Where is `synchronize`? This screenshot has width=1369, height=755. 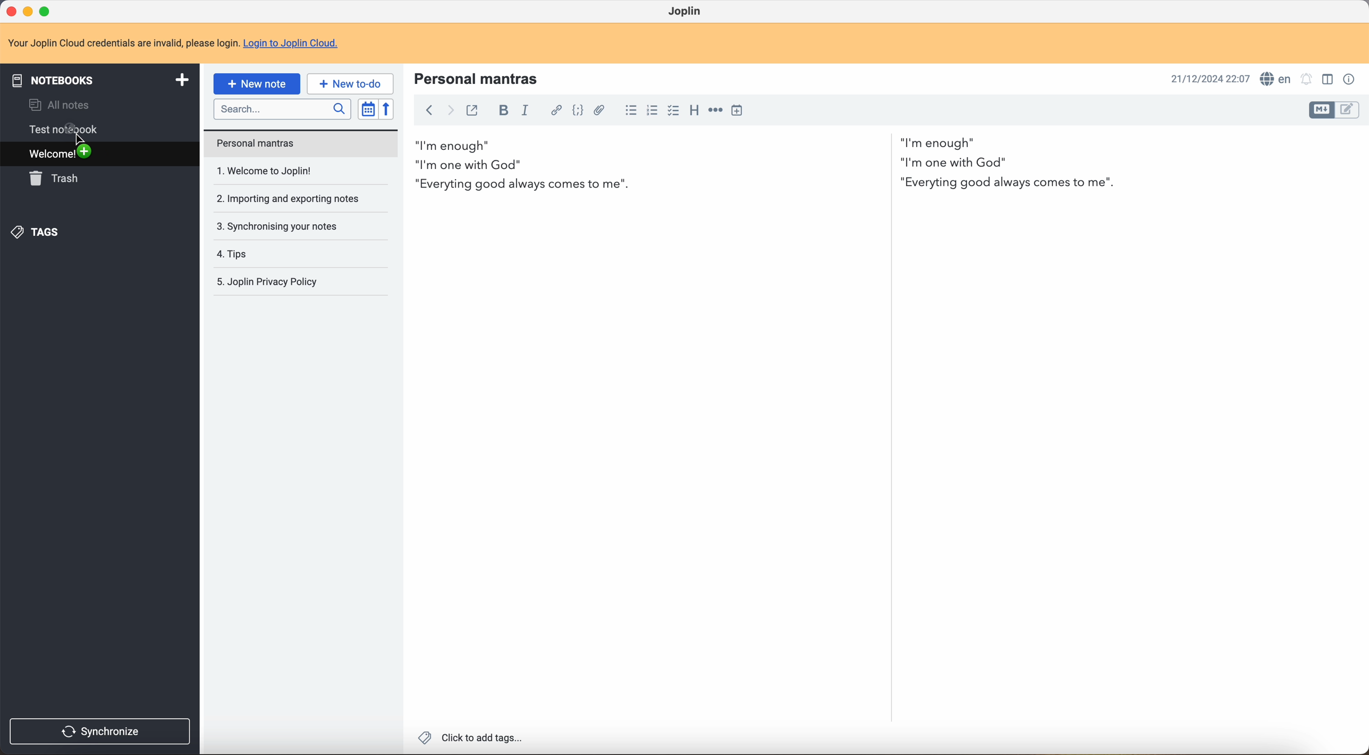
synchronize is located at coordinates (100, 731).